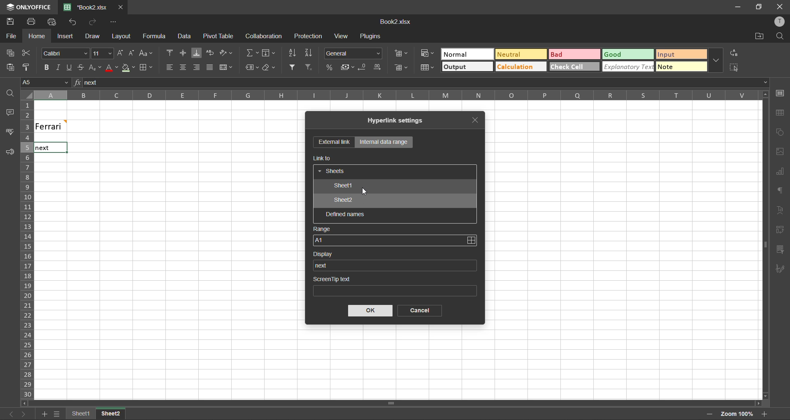 The height and width of the screenshot is (420, 790). Describe the element at coordinates (119, 414) in the screenshot. I see `sheet 2` at that location.